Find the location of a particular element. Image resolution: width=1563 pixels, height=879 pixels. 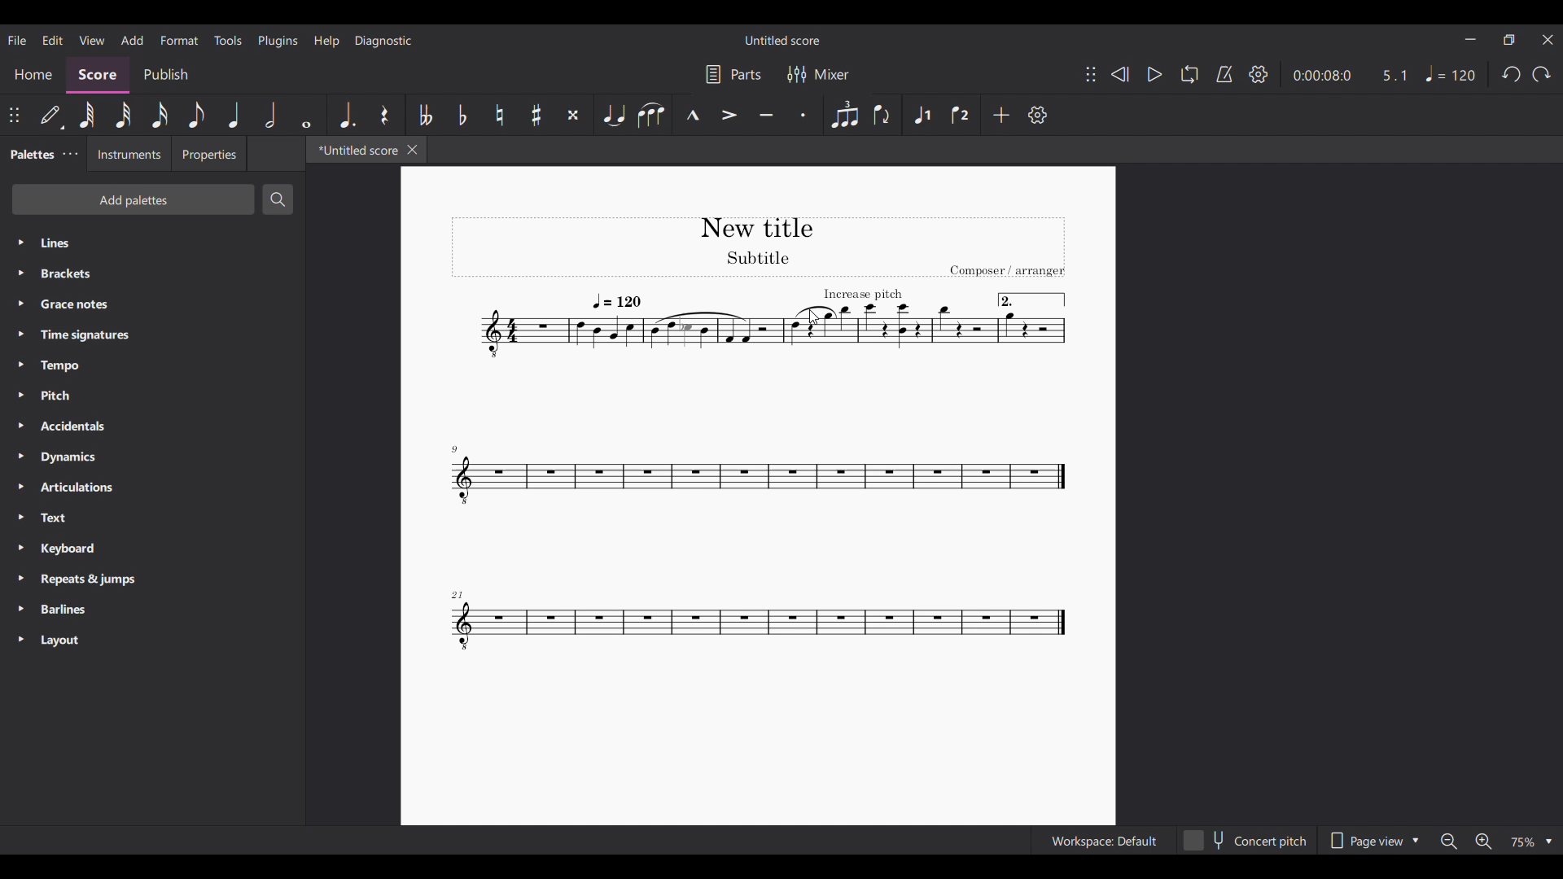

Tie is located at coordinates (613, 115).